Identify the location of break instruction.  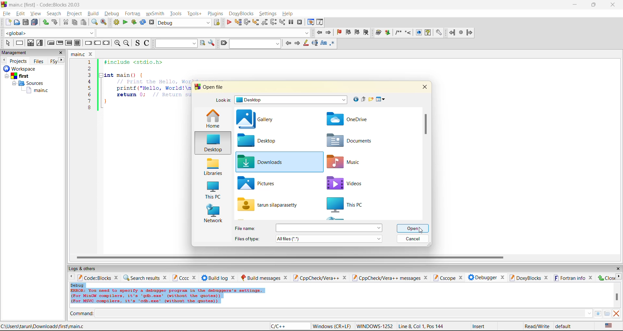
(87, 43).